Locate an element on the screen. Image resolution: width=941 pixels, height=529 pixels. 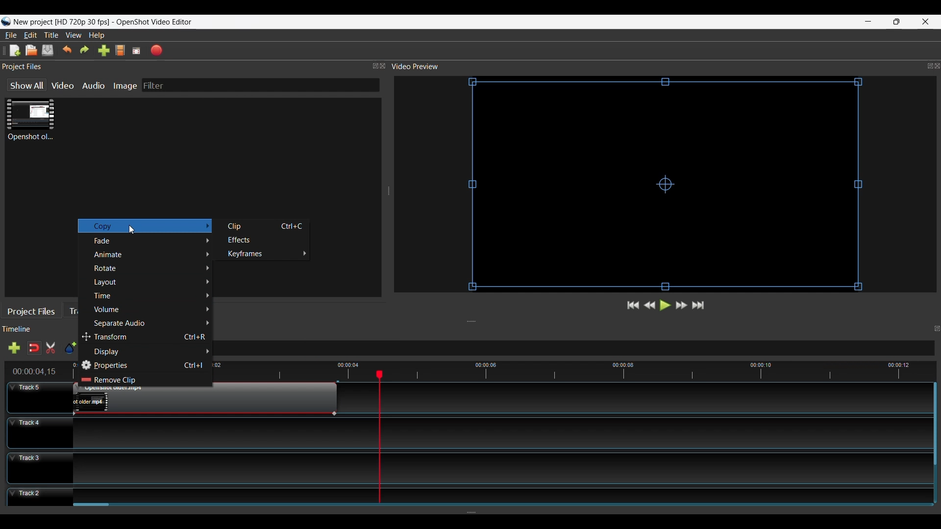
Animate is located at coordinates (151, 255).